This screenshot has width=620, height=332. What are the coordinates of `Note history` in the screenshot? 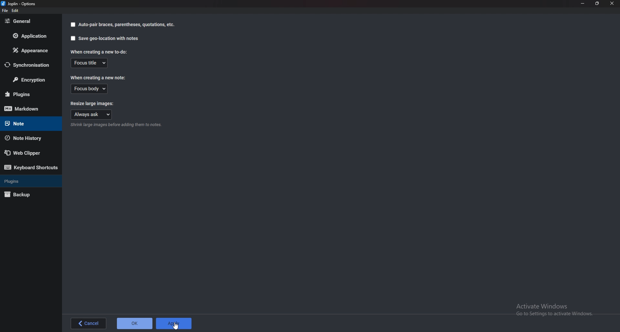 It's located at (26, 138).